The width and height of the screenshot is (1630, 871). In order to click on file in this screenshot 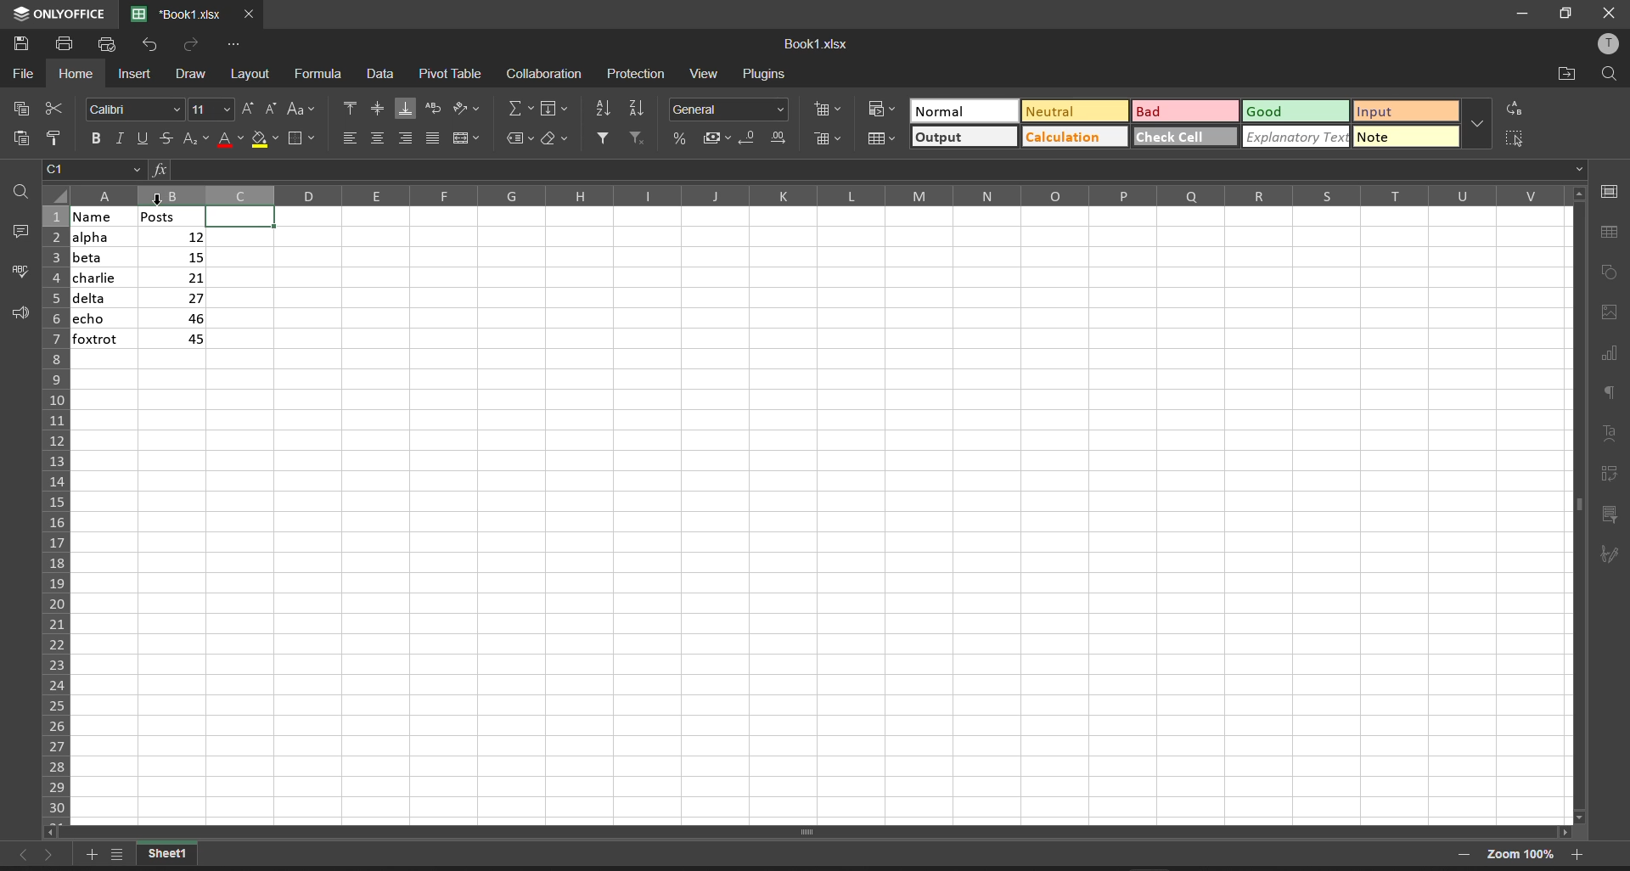, I will do `click(24, 75)`.